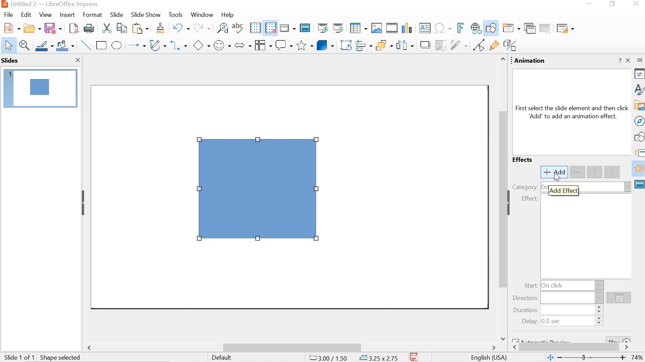 The image size is (645, 362). Describe the element at coordinates (11, 27) in the screenshot. I see `open` at that location.